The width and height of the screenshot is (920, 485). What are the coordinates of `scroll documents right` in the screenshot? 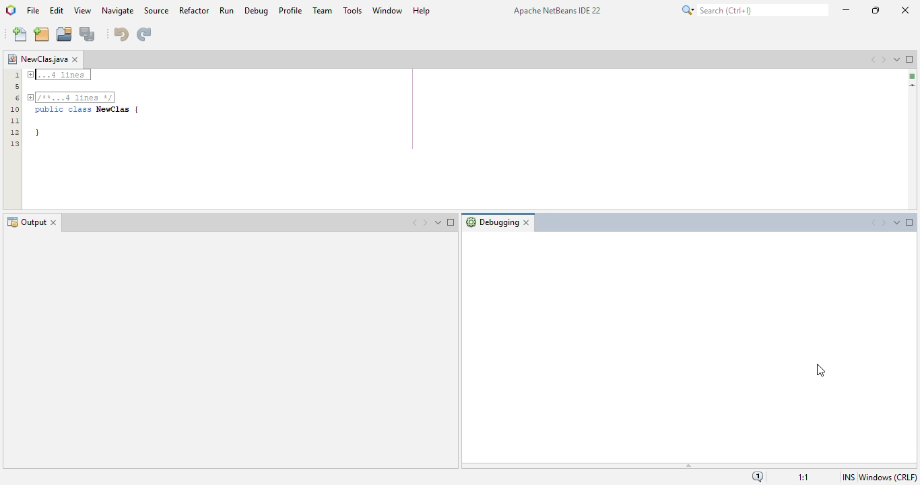 It's located at (882, 60).